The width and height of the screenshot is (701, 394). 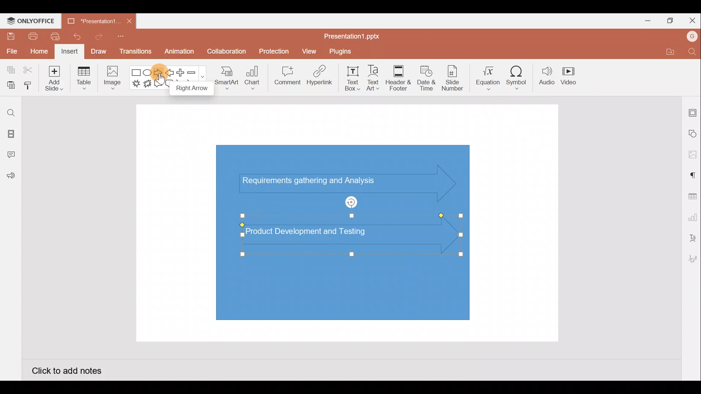 I want to click on Explosion 2, so click(x=147, y=84).